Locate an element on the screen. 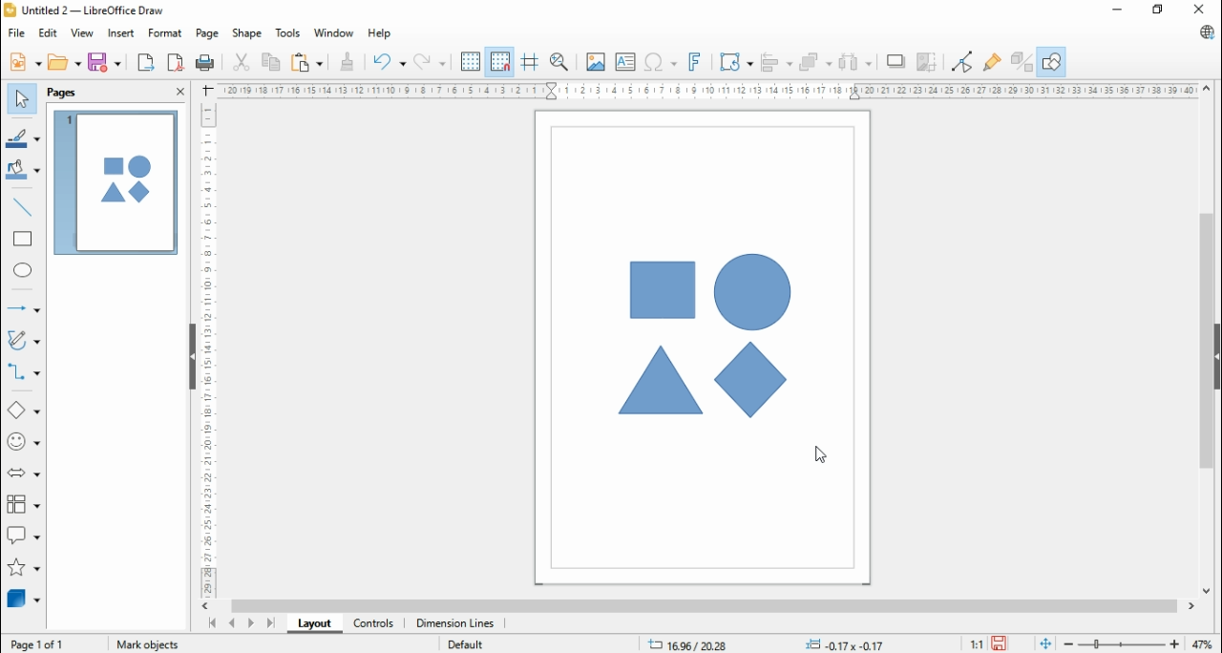  horizontal scale is located at coordinates (710, 90).